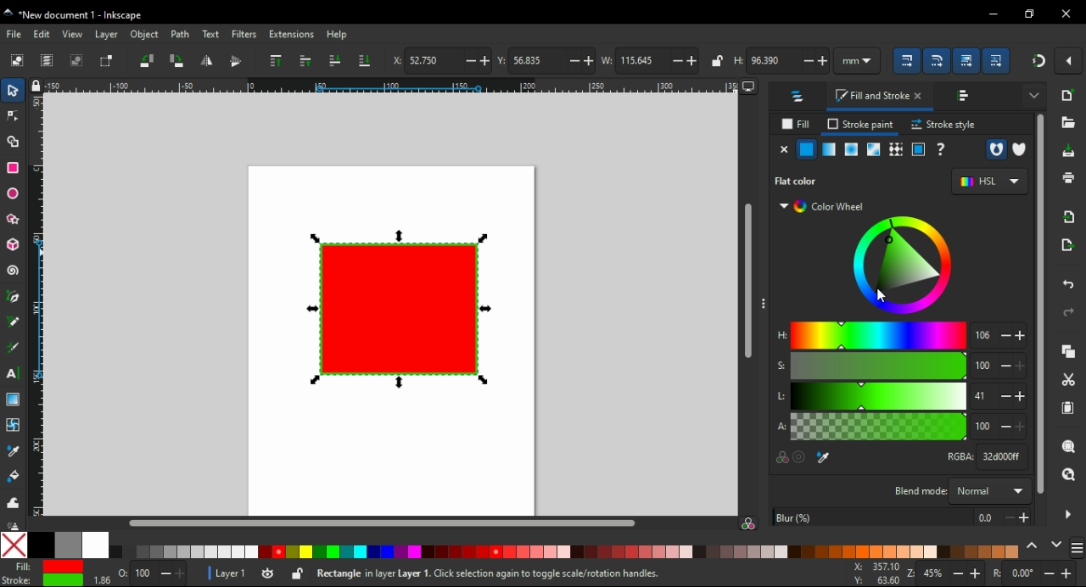  What do you see at coordinates (209, 60) in the screenshot?
I see `flip horizontal` at bounding box center [209, 60].